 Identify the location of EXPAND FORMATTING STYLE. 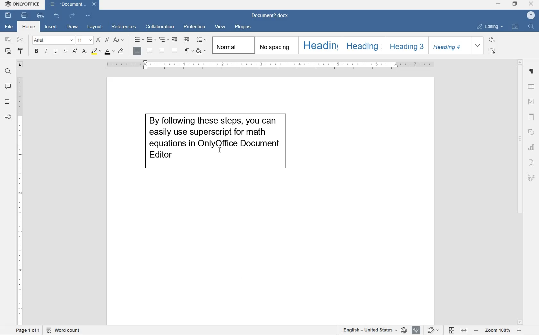
(477, 46).